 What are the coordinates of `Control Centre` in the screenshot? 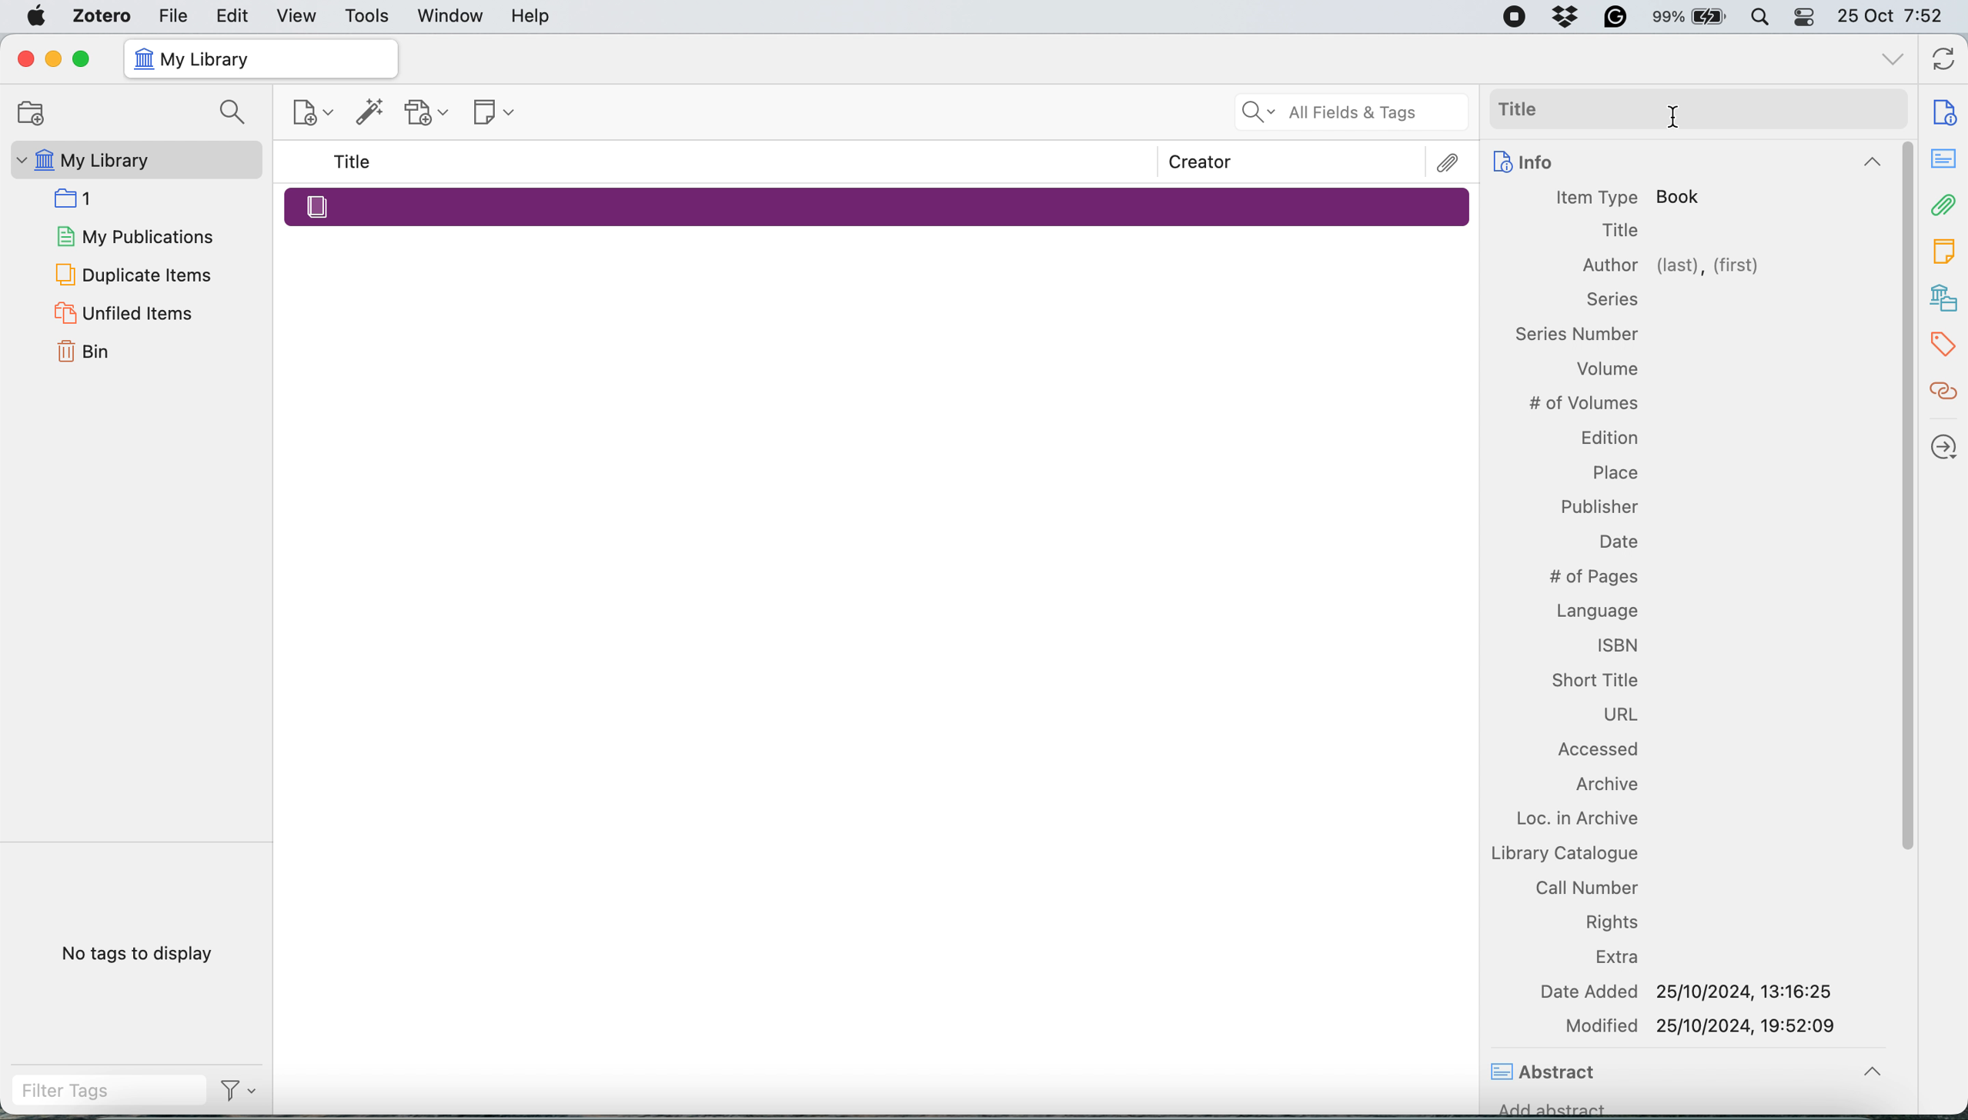 It's located at (1806, 16).